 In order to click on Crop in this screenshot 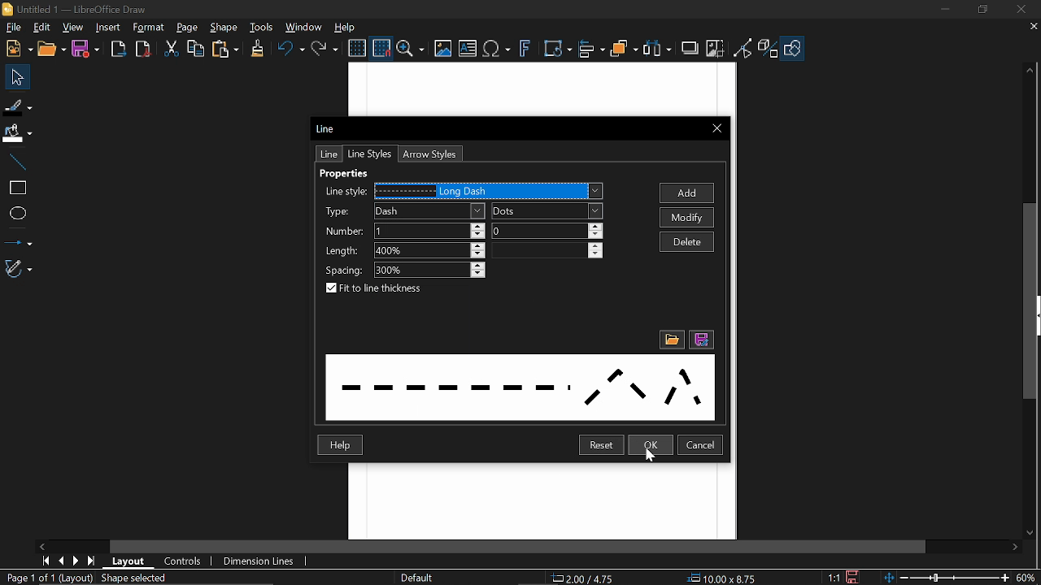, I will do `click(715, 48)`.